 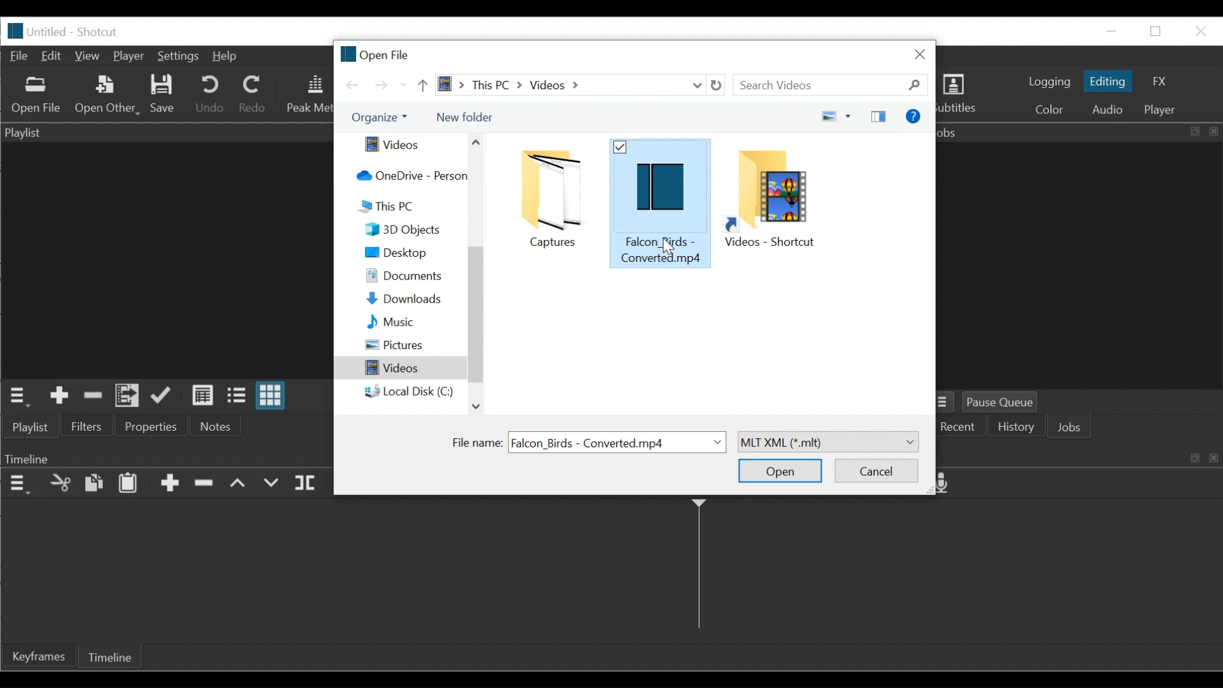 What do you see at coordinates (827, 443) in the screenshot?
I see `MLT XML (*.mlt)` at bounding box center [827, 443].